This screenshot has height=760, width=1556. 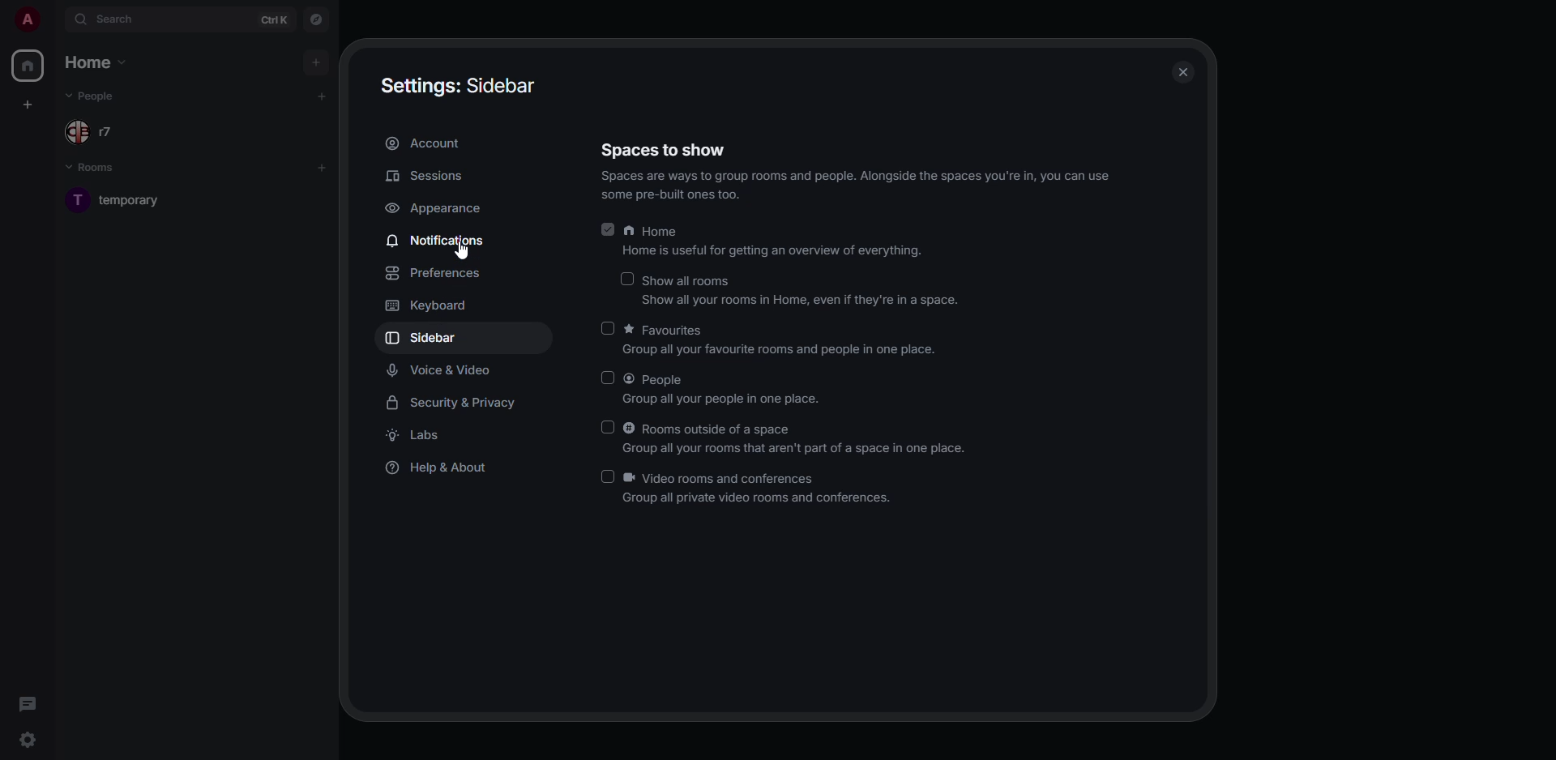 I want to click on create space, so click(x=31, y=101).